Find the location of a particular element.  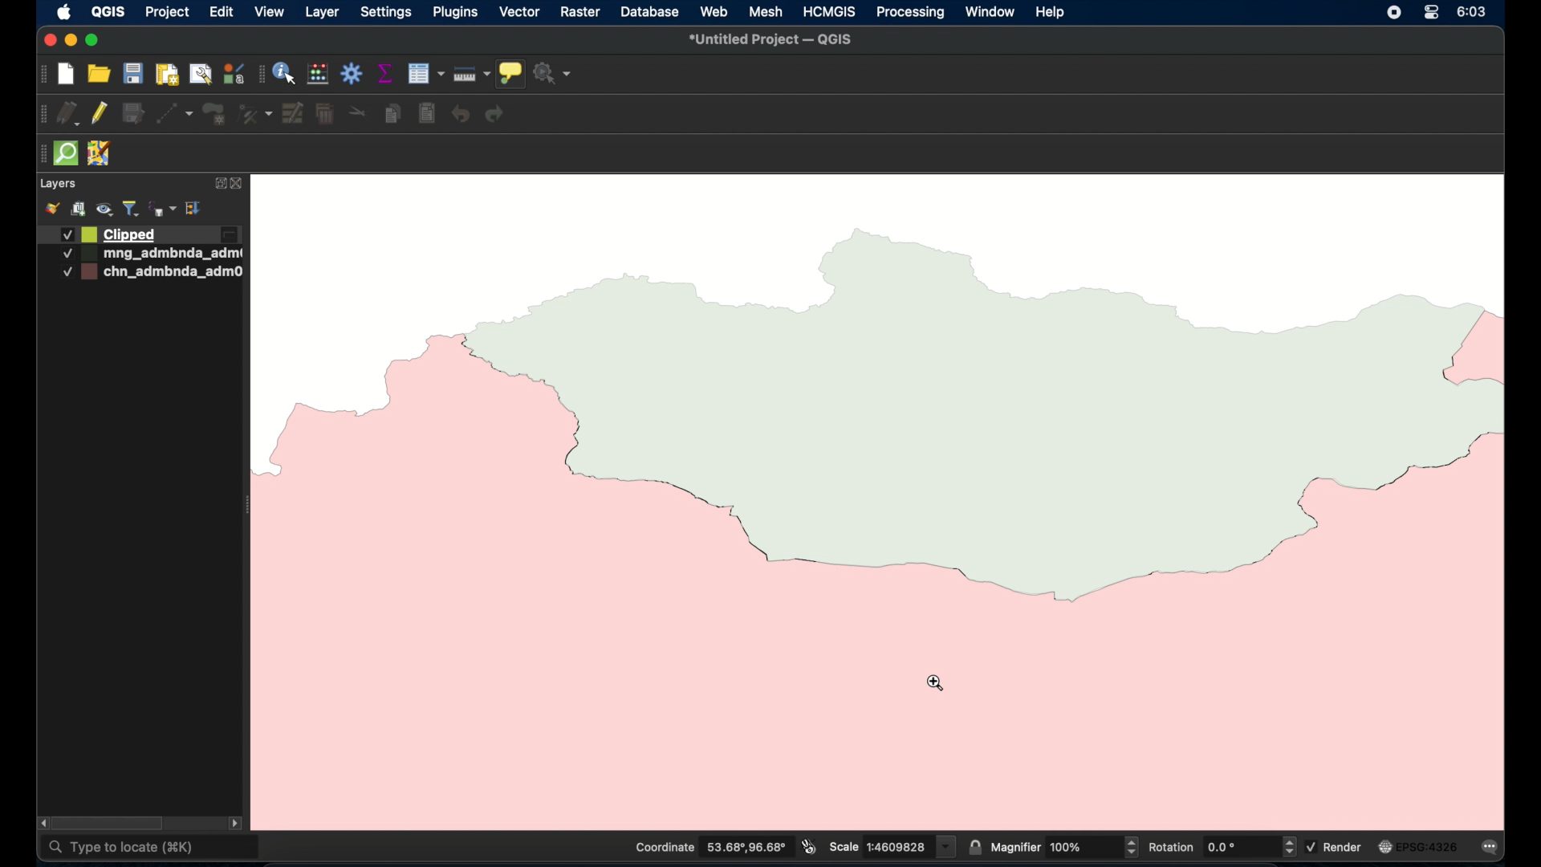

open layout manager is located at coordinates (200, 75).